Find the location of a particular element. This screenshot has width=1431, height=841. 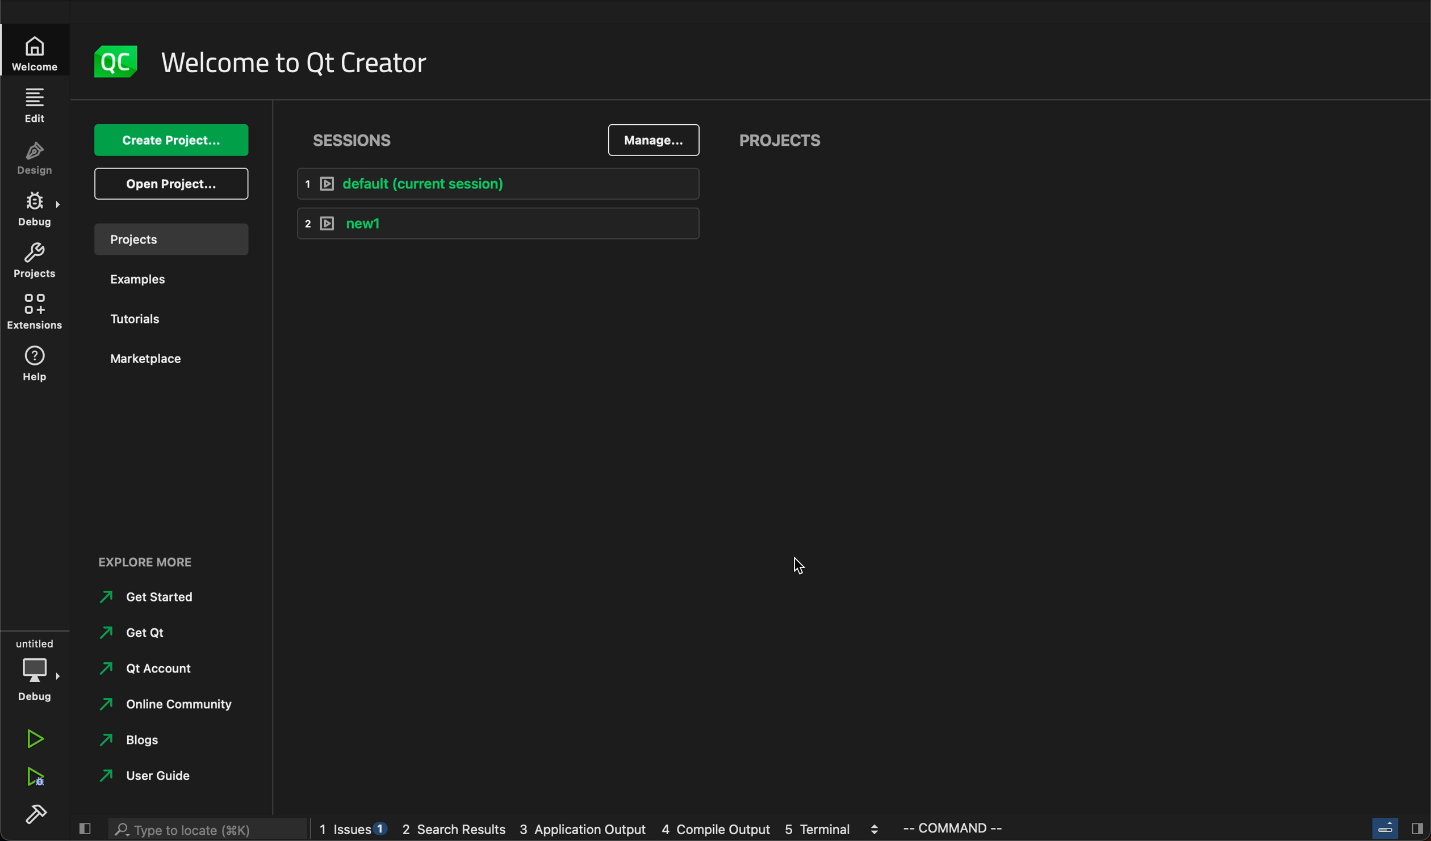

guide is located at coordinates (161, 777).